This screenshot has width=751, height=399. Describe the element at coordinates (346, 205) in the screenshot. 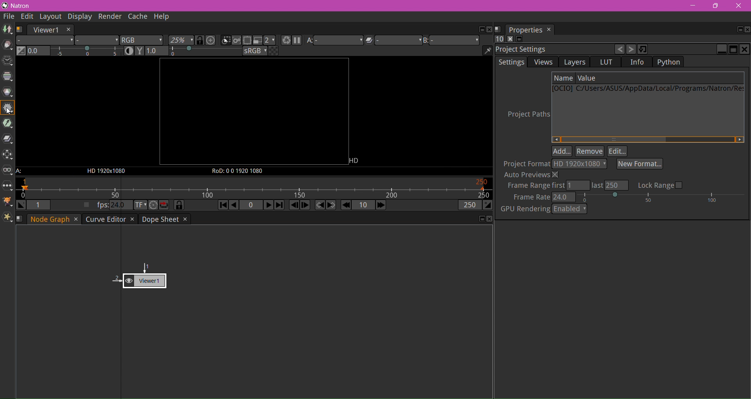

I see `Previous Increment` at that location.